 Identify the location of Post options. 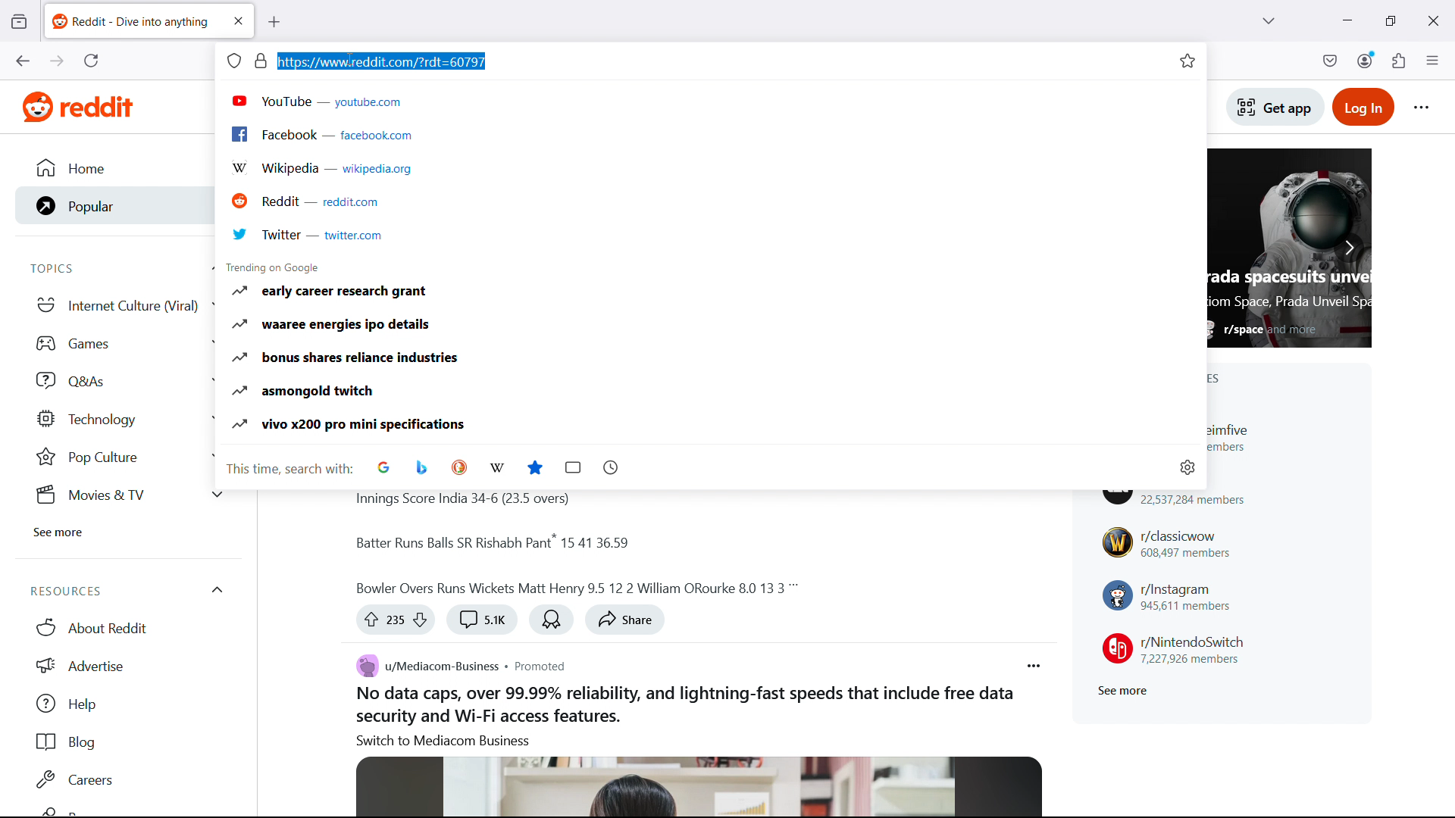
(1034, 666).